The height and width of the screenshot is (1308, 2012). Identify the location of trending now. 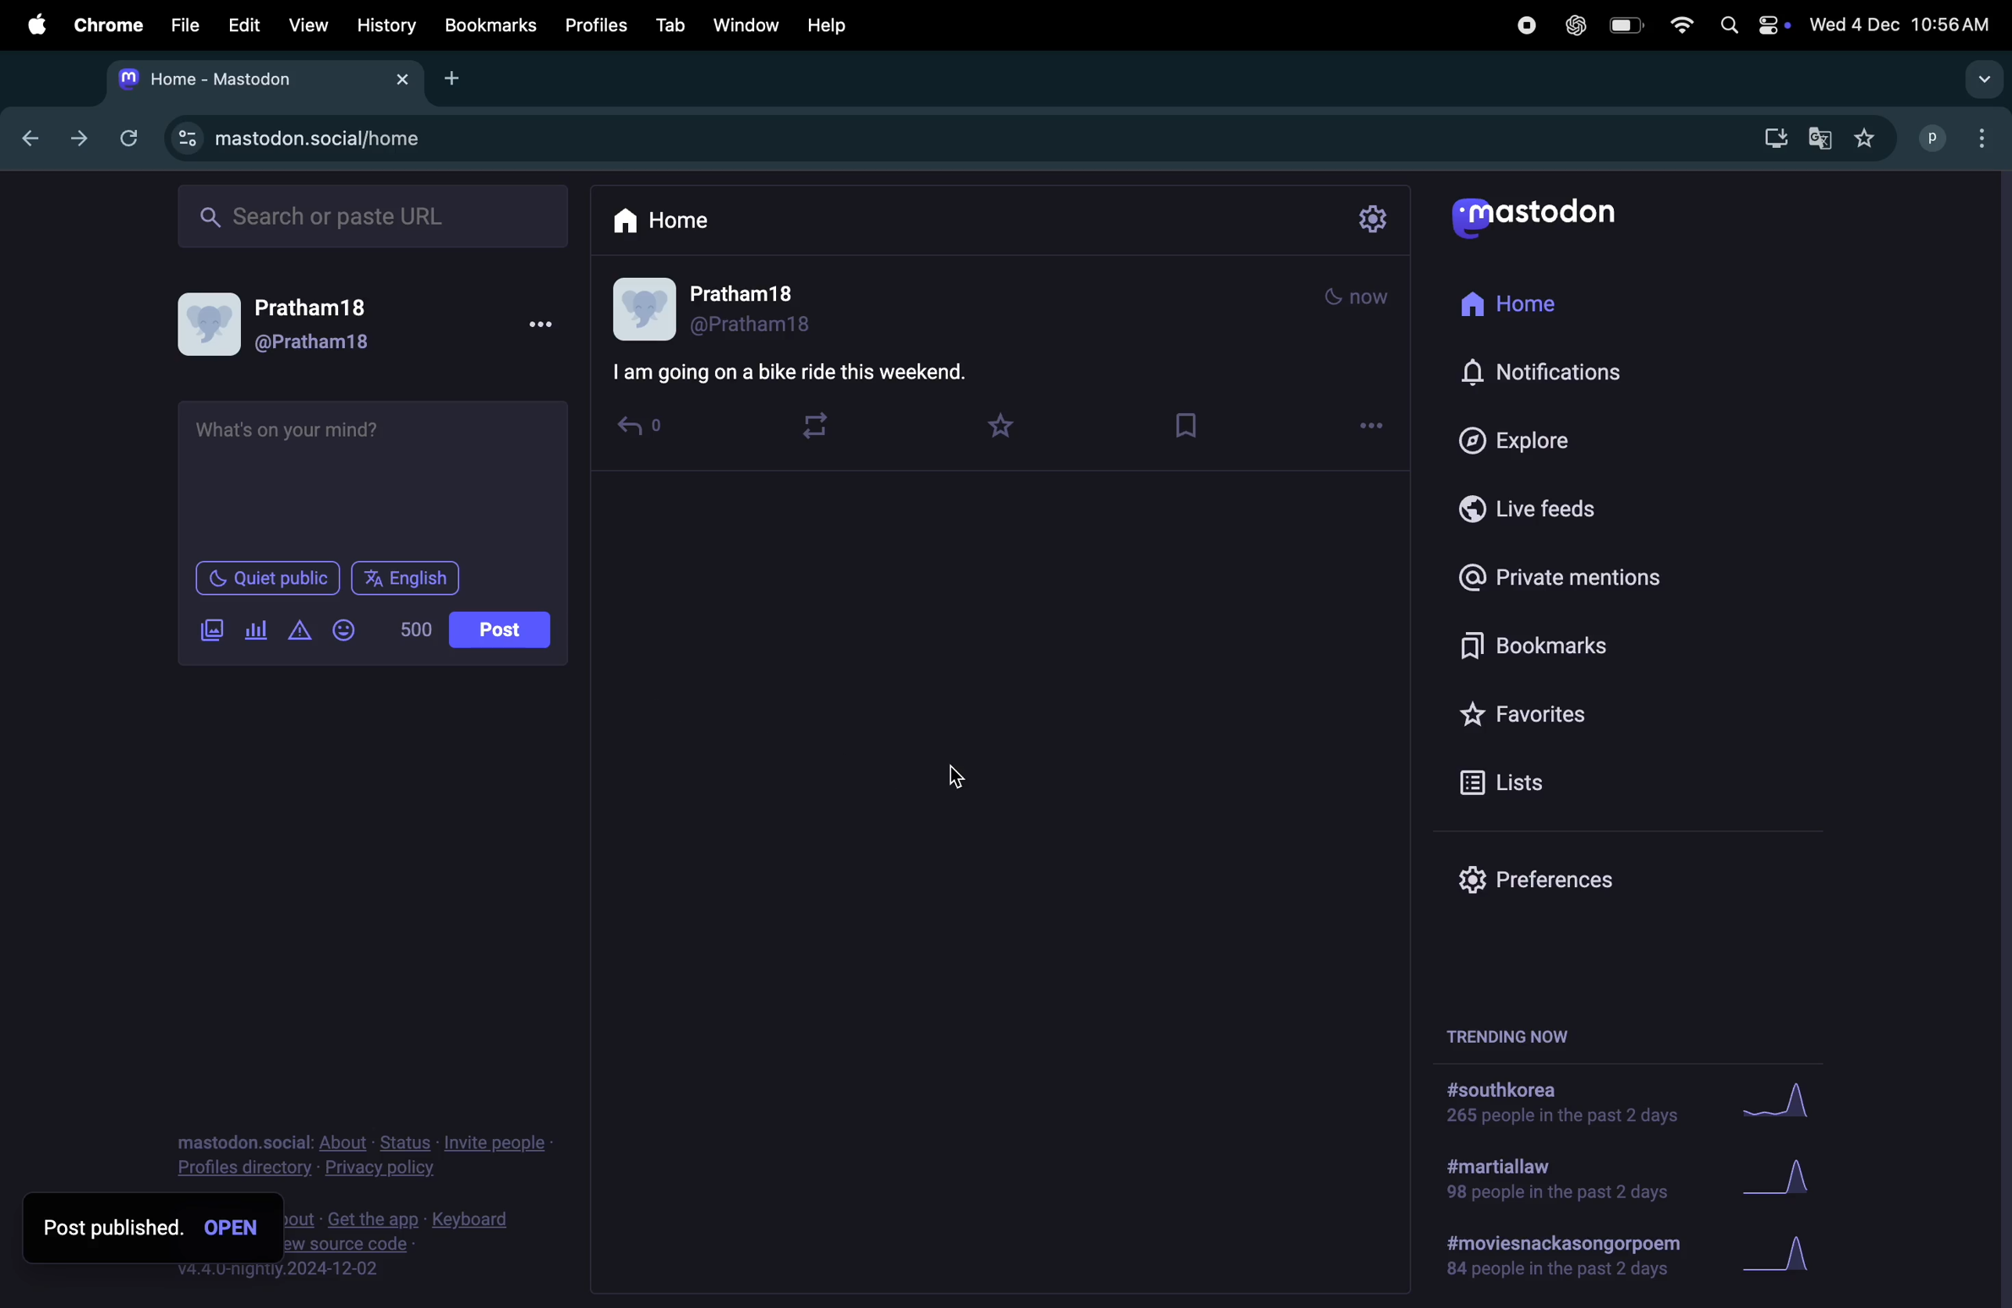
(1513, 1033).